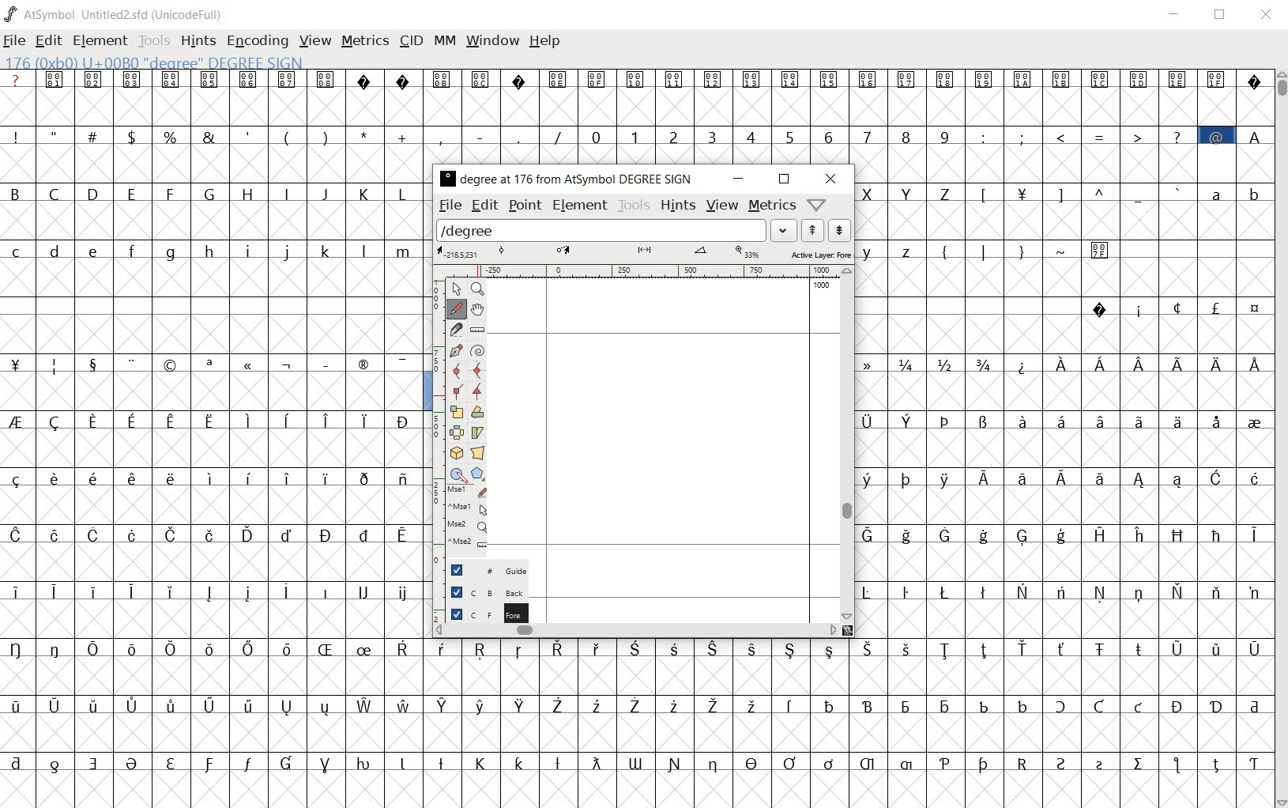 The height and width of the screenshot is (808, 1288). What do you see at coordinates (635, 272) in the screenshot?
I see `ruler` at bounding box center [635, 272].